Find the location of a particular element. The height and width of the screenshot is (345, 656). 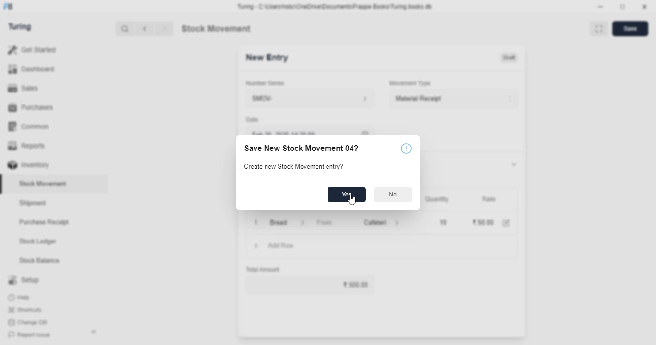

dashboard is located at coordinates (31, 69).